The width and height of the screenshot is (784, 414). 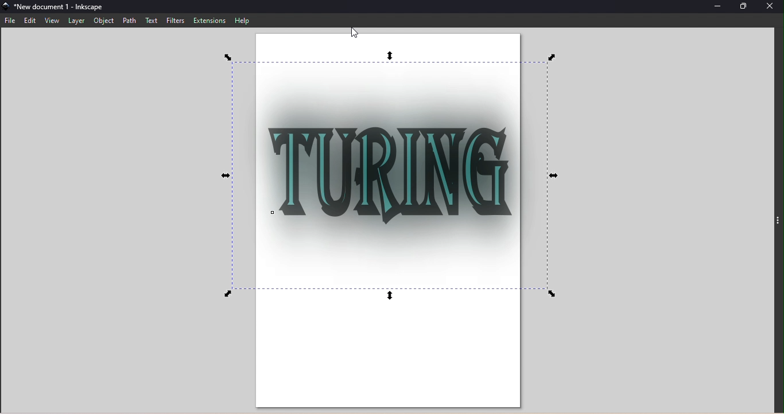 What do you see at coordinates (76, 21) in the screenshot?
I see `Layer` at bounding box center [76, 21].